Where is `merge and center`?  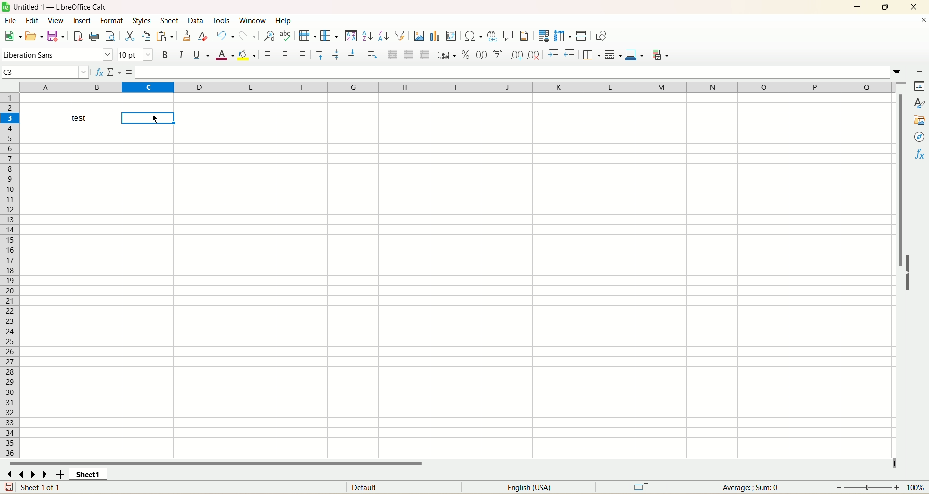 merge and center is located at coordinates (392, 55).